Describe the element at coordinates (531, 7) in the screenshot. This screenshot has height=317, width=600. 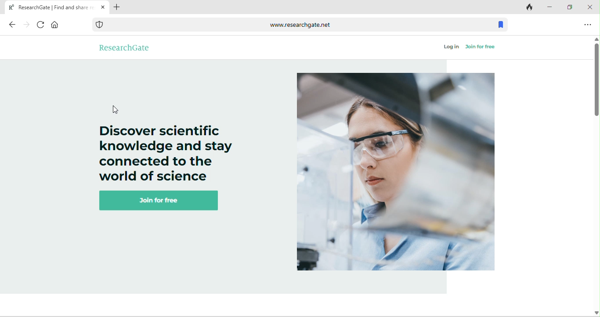
I see `track tab` at that location.